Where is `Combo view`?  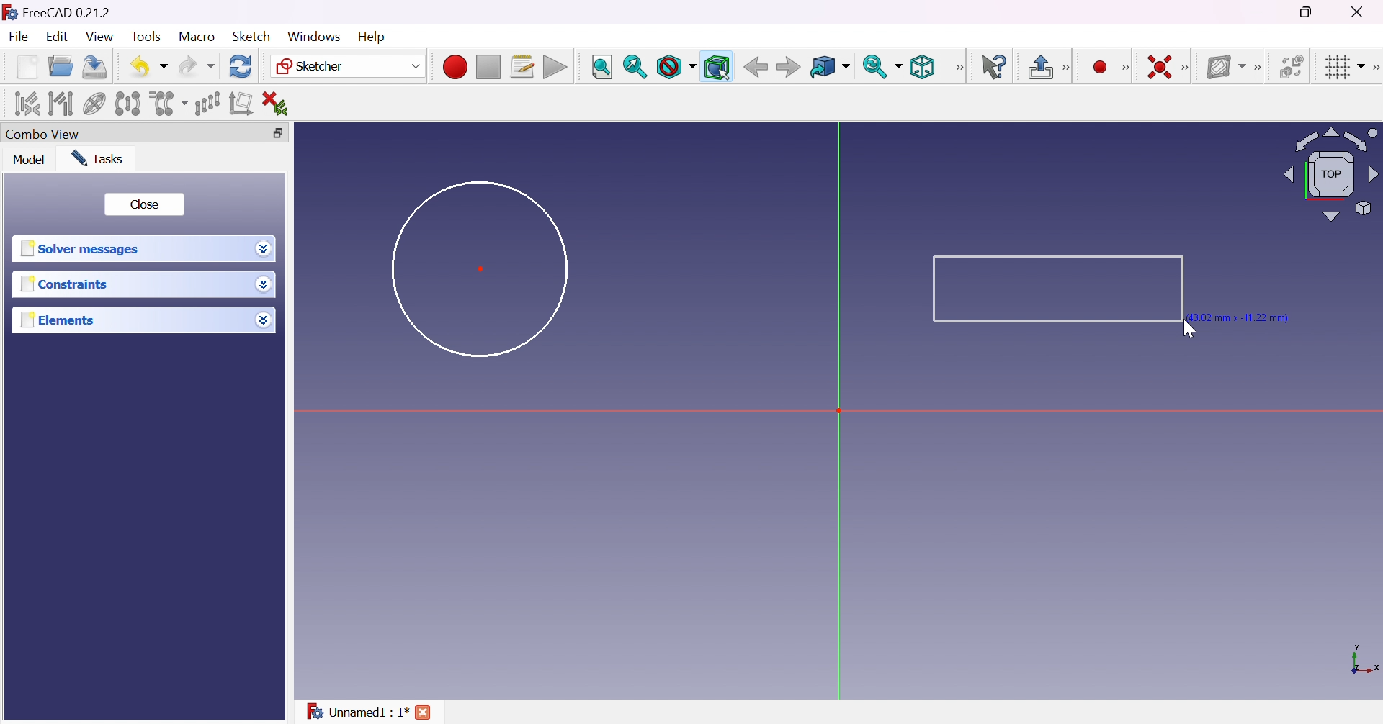
Combo view is located at coordinates (42, 135).